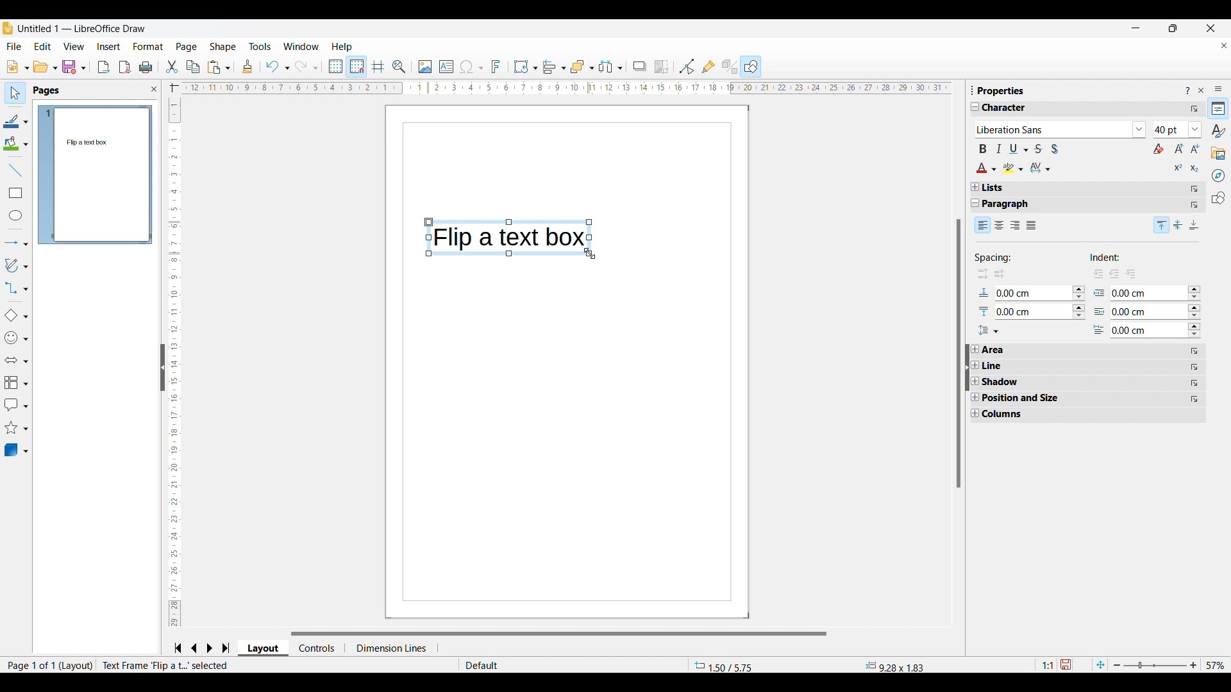 This screenshot has width=1231, height=692. What do you see at coordinates (378, 67) in the screenshot?
I see `Helplines while moving` at bounding box center [378, 67].